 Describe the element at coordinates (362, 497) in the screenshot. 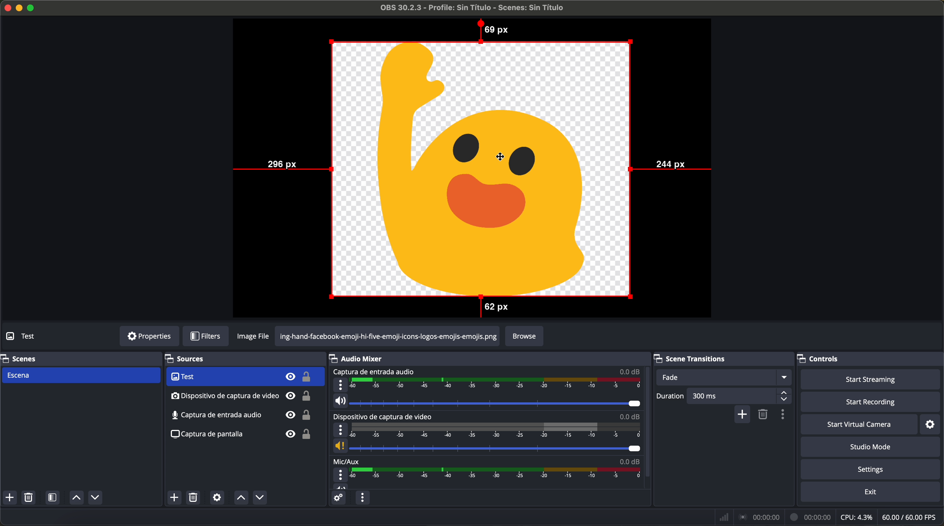

I see `audio mixer menu` at that location.